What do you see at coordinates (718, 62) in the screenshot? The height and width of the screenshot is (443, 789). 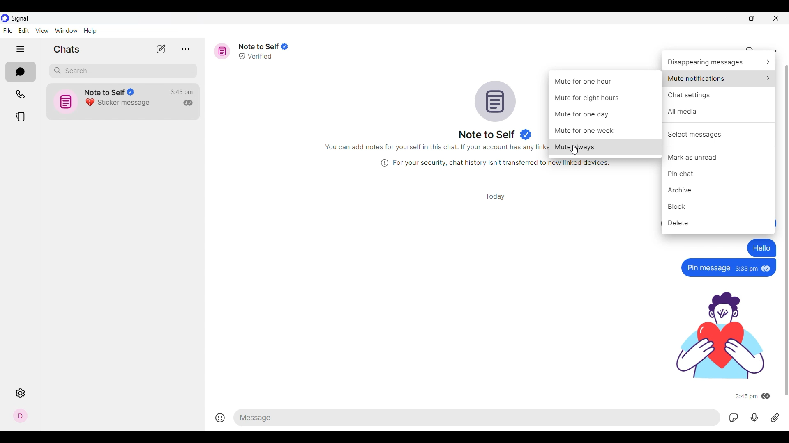 I see `Disappearing message options` at bounding box center [718, 62].